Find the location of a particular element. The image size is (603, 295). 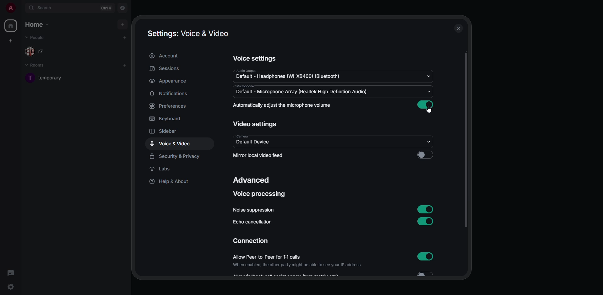

video settings is located at coordinates (255, 123).